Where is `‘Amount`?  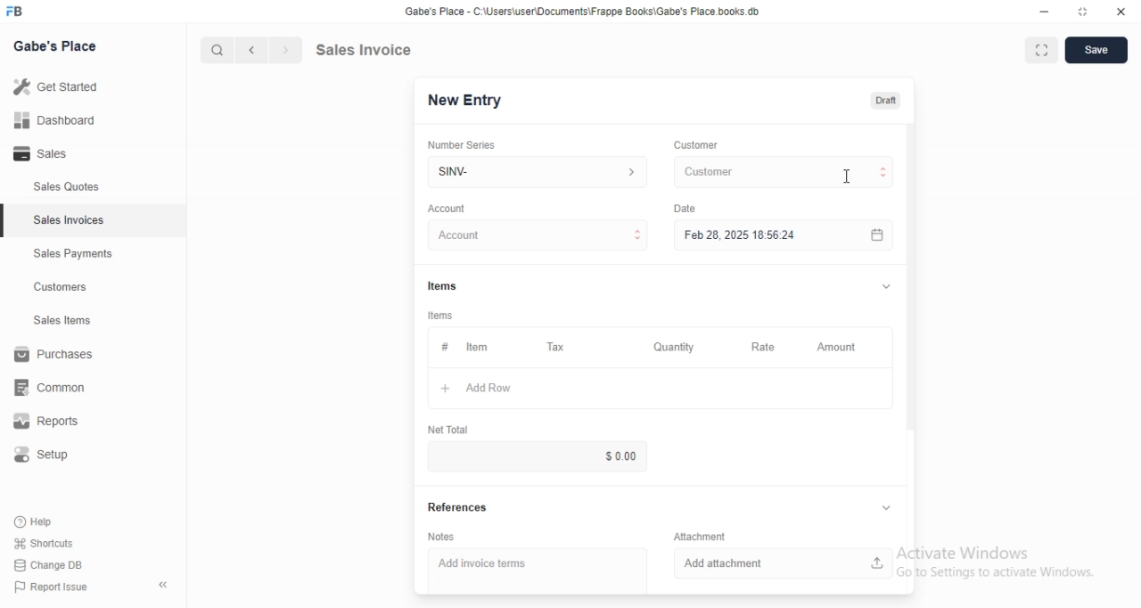
‘Amount is located at coordinates (838, 348).